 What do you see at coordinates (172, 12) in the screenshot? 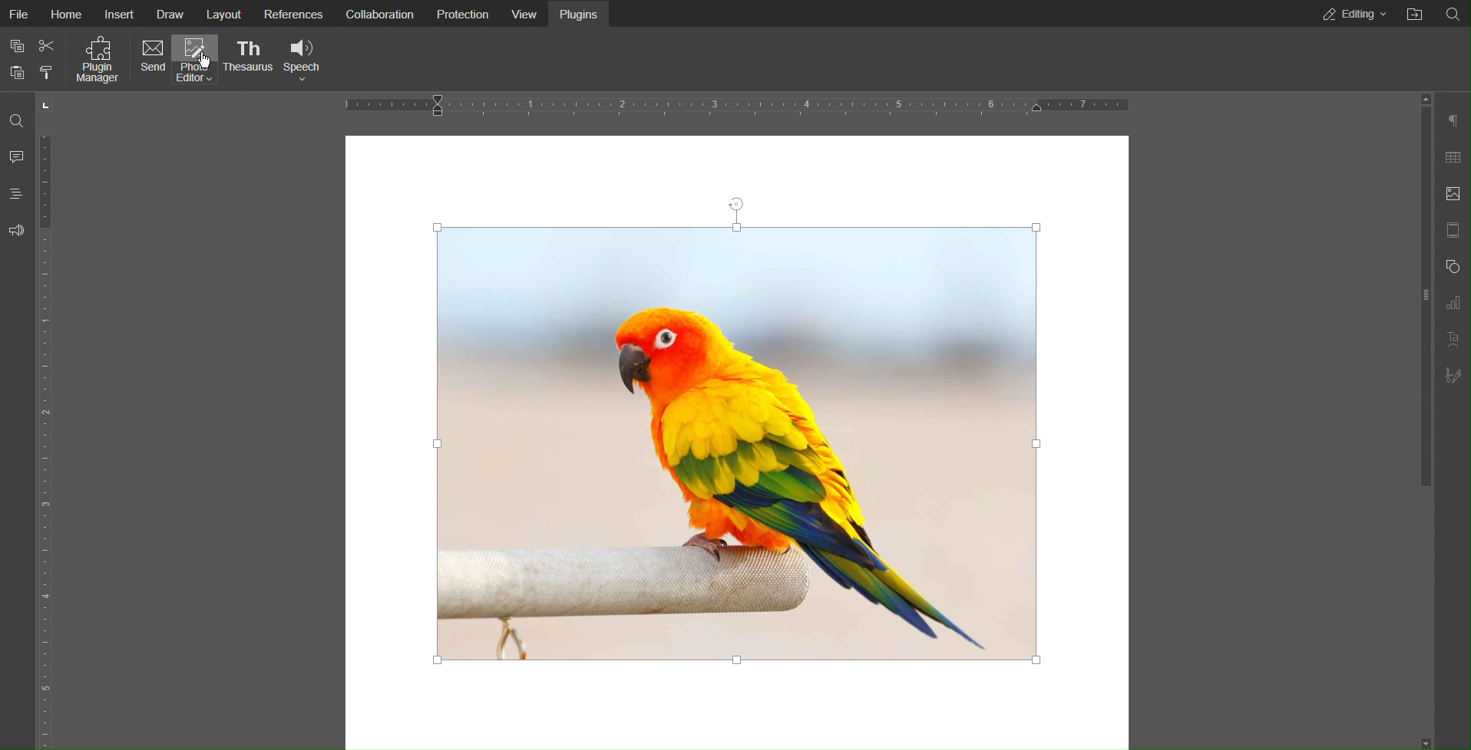
I see `Draw` at bounding box center [172, 12].